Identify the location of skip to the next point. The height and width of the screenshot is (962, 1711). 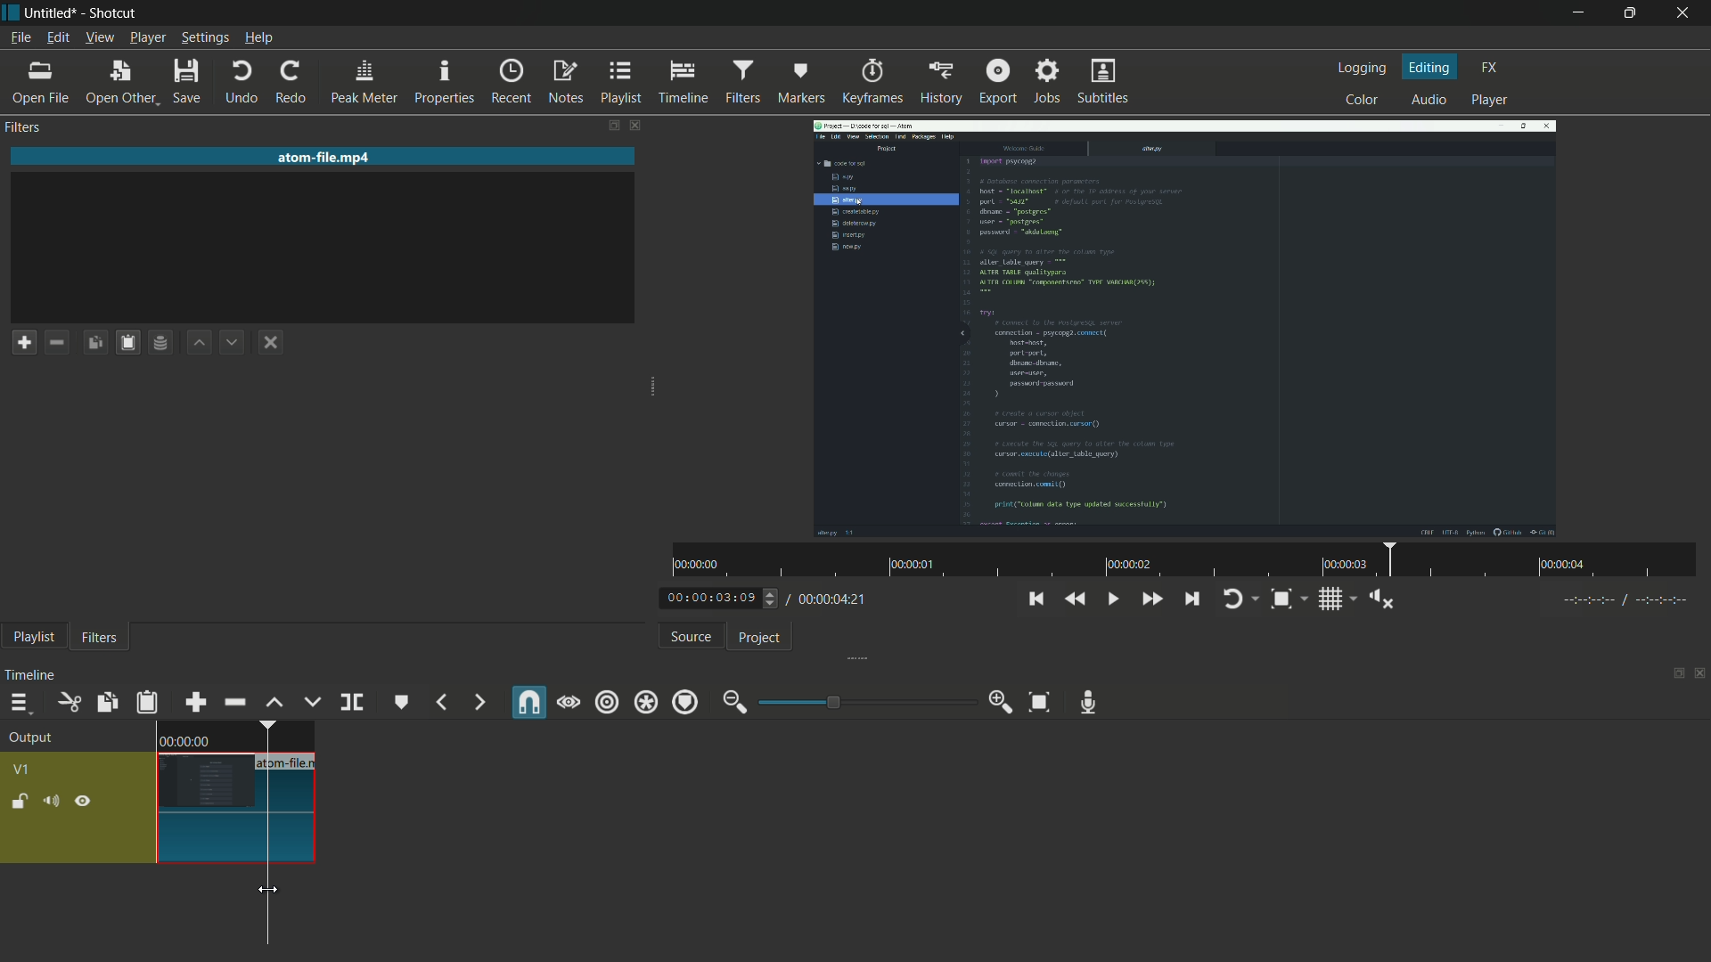
(1191, 599).